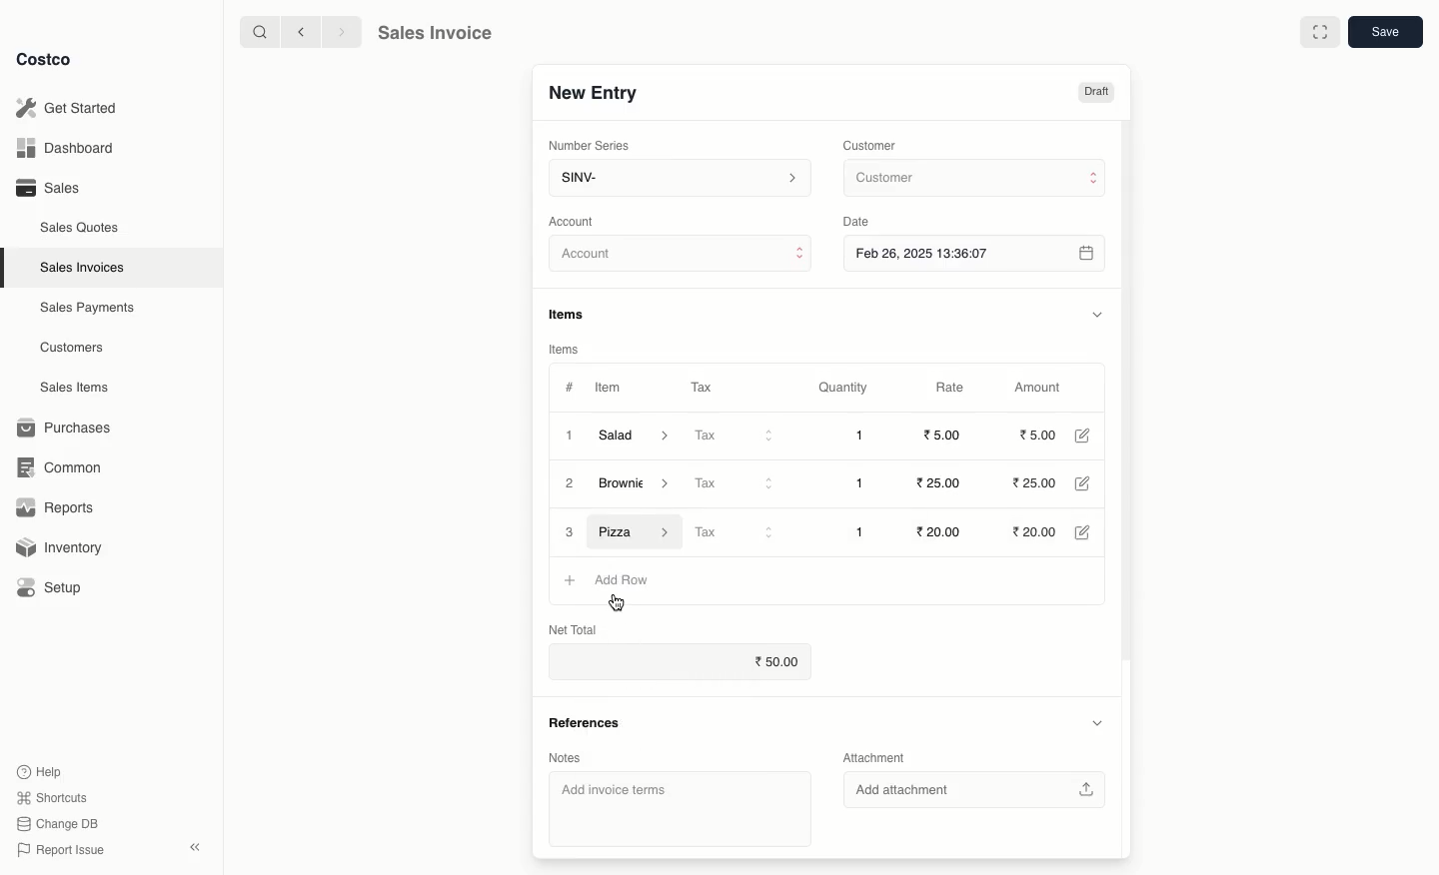 Image resolution: width=1439 pixels, height=875 pixels. I want to click on Full width toggle, so click(1318, 33).